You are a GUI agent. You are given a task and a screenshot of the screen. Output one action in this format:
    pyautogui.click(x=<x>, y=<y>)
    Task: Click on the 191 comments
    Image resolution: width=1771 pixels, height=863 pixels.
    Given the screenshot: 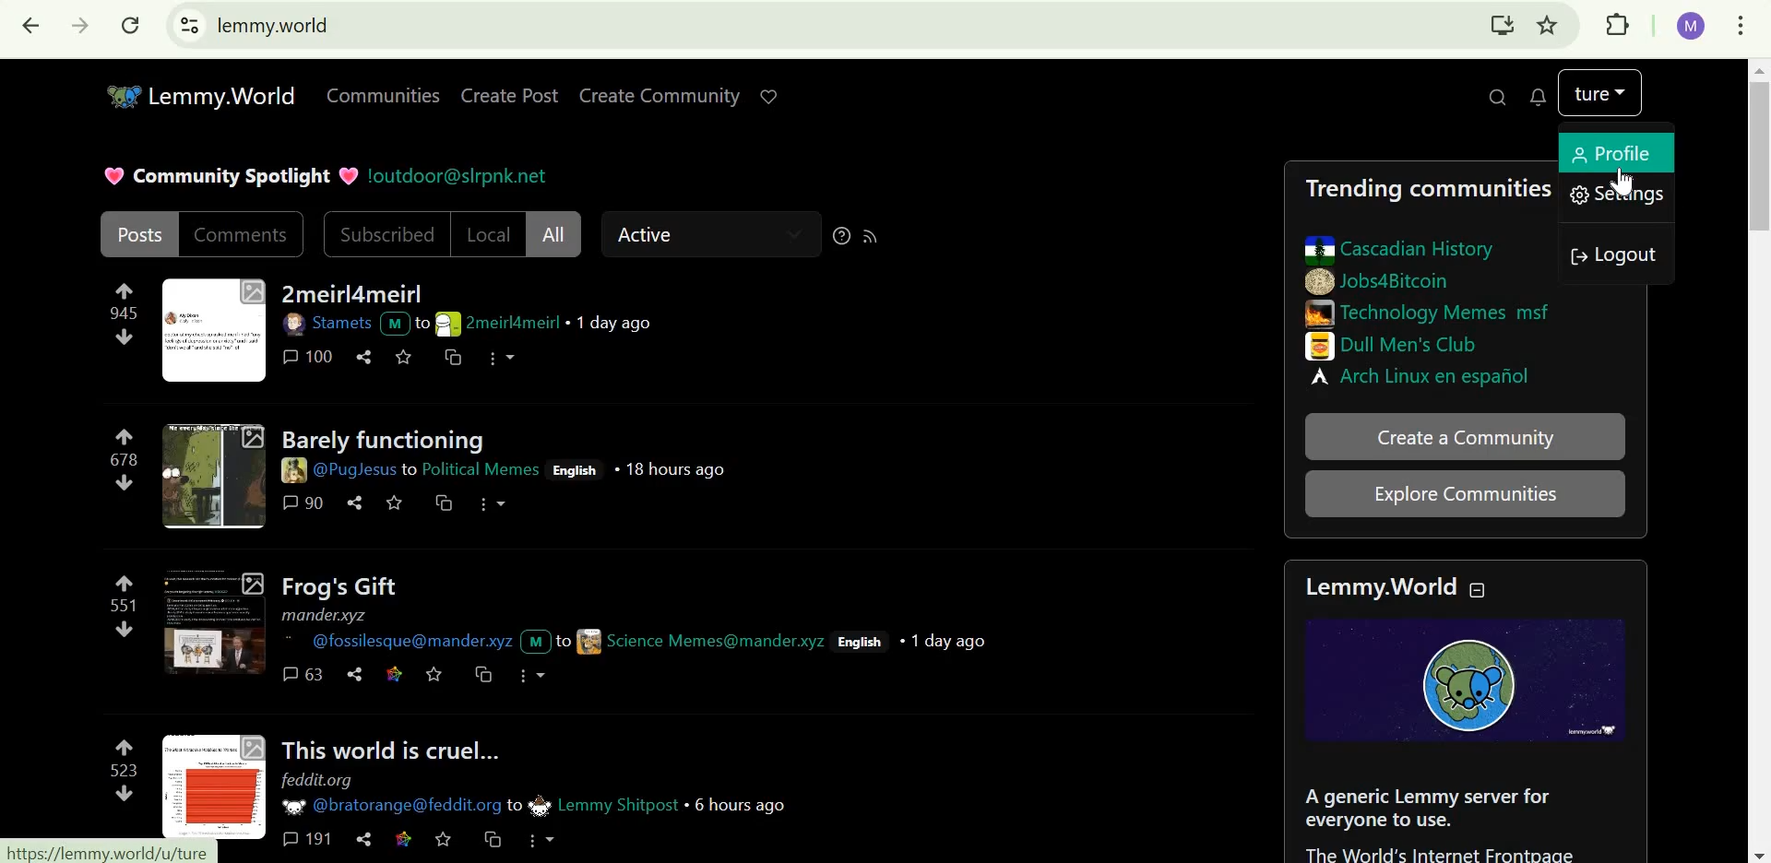 What is the action you would take?
    pyautogui.click(x=308, y=840)
    